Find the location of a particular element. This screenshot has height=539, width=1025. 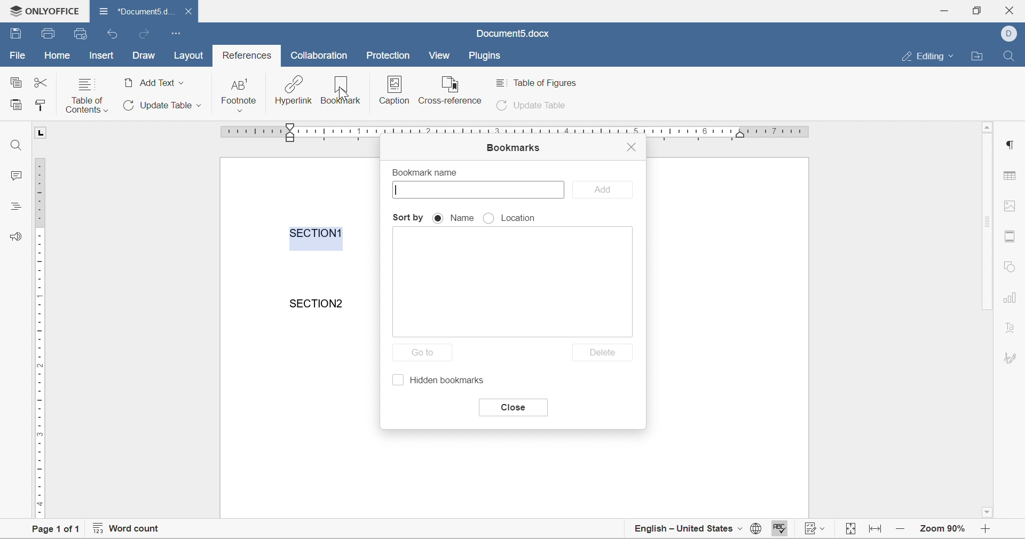

word count is located at coordinates (125, 530).